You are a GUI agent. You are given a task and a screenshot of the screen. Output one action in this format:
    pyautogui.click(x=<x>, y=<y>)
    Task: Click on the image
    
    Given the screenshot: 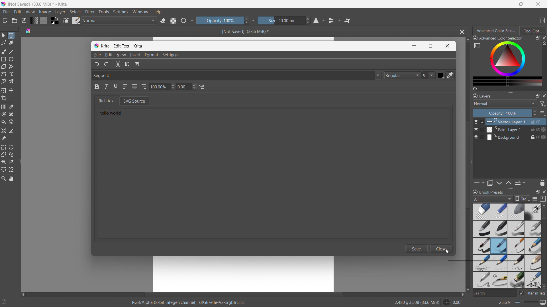 What is the action you would take?
    pyautogui.click(x=45, y=12)
    